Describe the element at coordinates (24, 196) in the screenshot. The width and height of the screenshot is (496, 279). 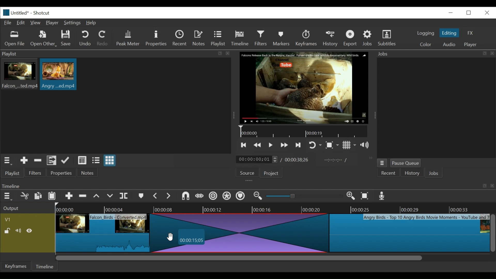
I see `cut` at that location.